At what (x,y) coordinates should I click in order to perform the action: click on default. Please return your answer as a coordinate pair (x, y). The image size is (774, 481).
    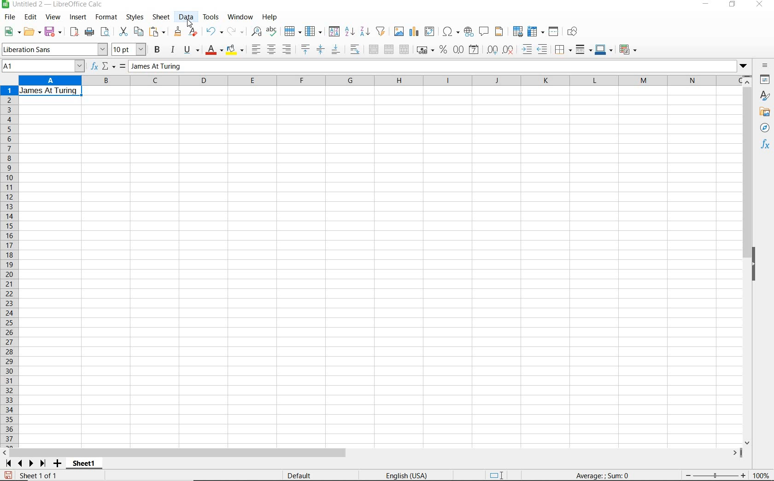
    Looking at the image, I should click on (297, 475).